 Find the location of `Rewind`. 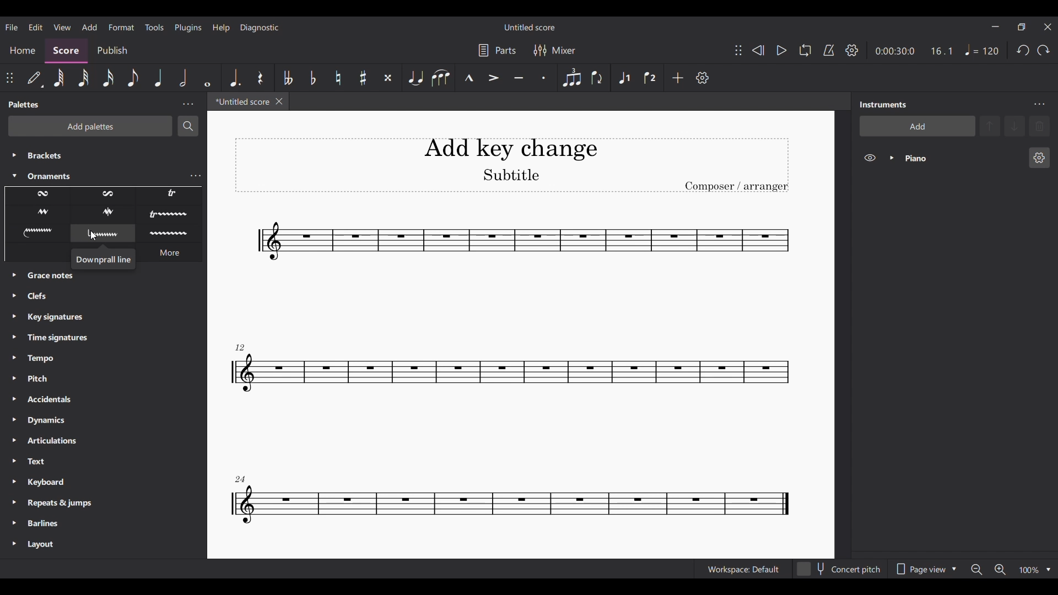

Rewind is located at coordinates (758, 50).